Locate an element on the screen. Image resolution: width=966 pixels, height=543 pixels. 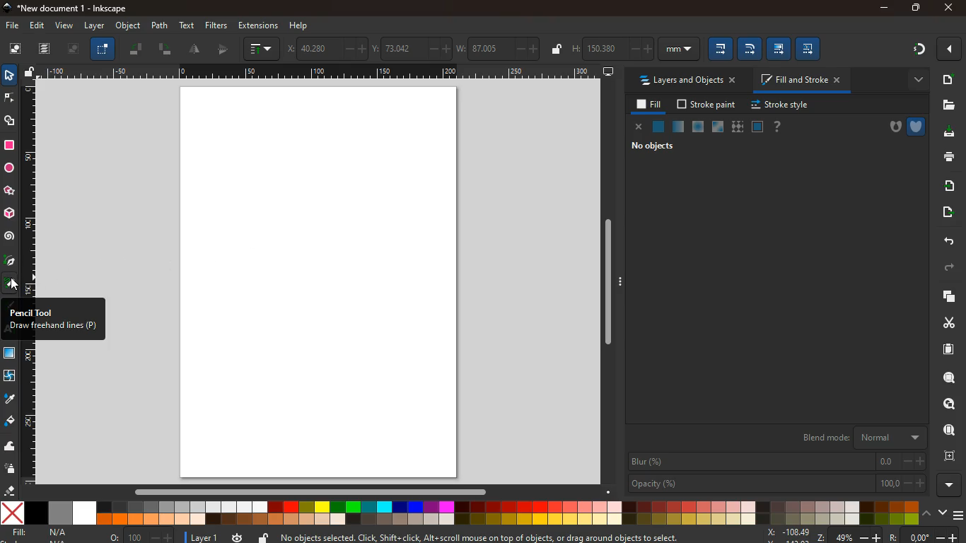
normal is located at coordinates (658, 127).